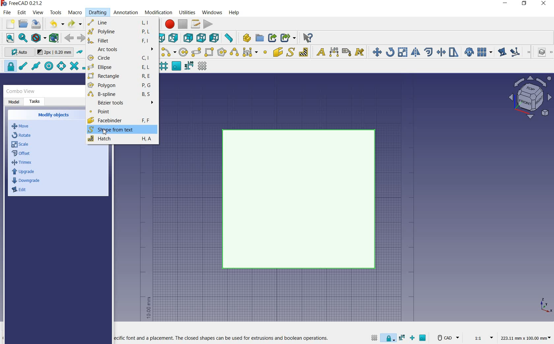 The height and width of the screenshot is (344, 554). Describe the element at coordinates (210, 53) in the screenshot. I see `rectangle` at that location.